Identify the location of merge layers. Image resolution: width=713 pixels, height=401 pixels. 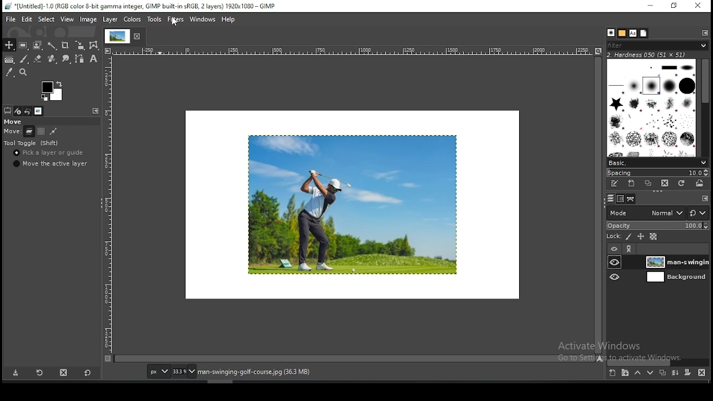
(674, 373).